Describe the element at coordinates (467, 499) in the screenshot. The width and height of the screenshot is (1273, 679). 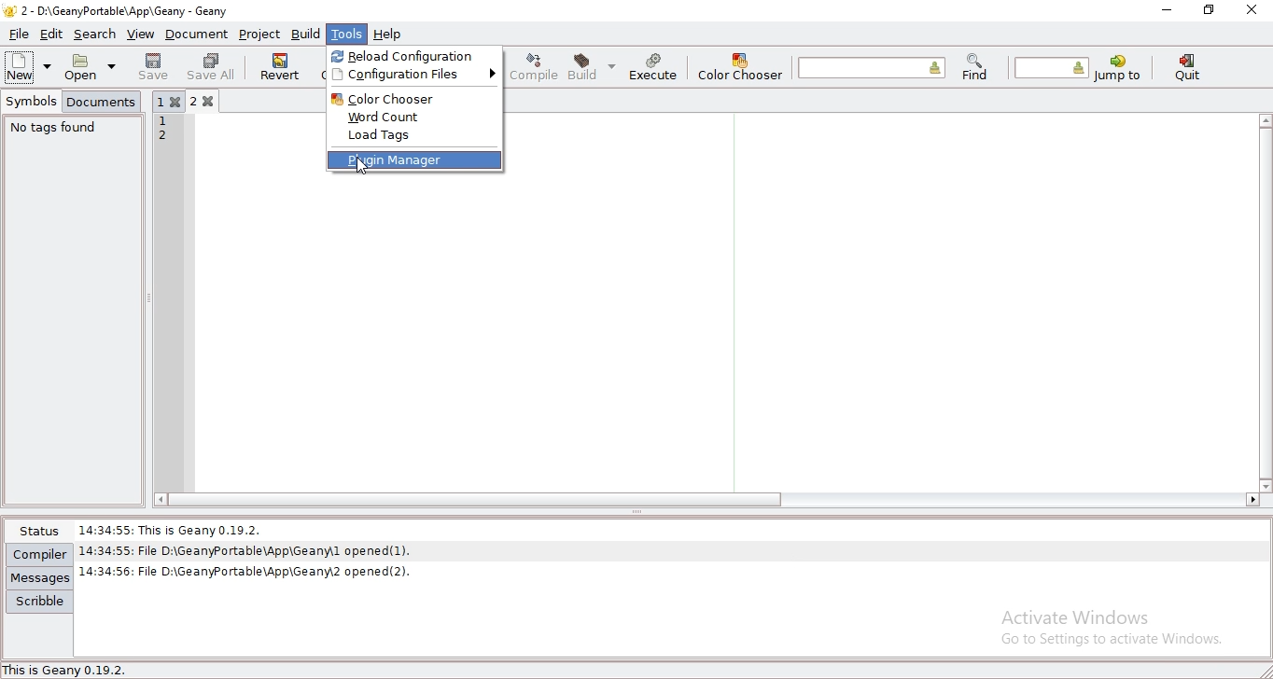
I see `scroll bar` at that location.